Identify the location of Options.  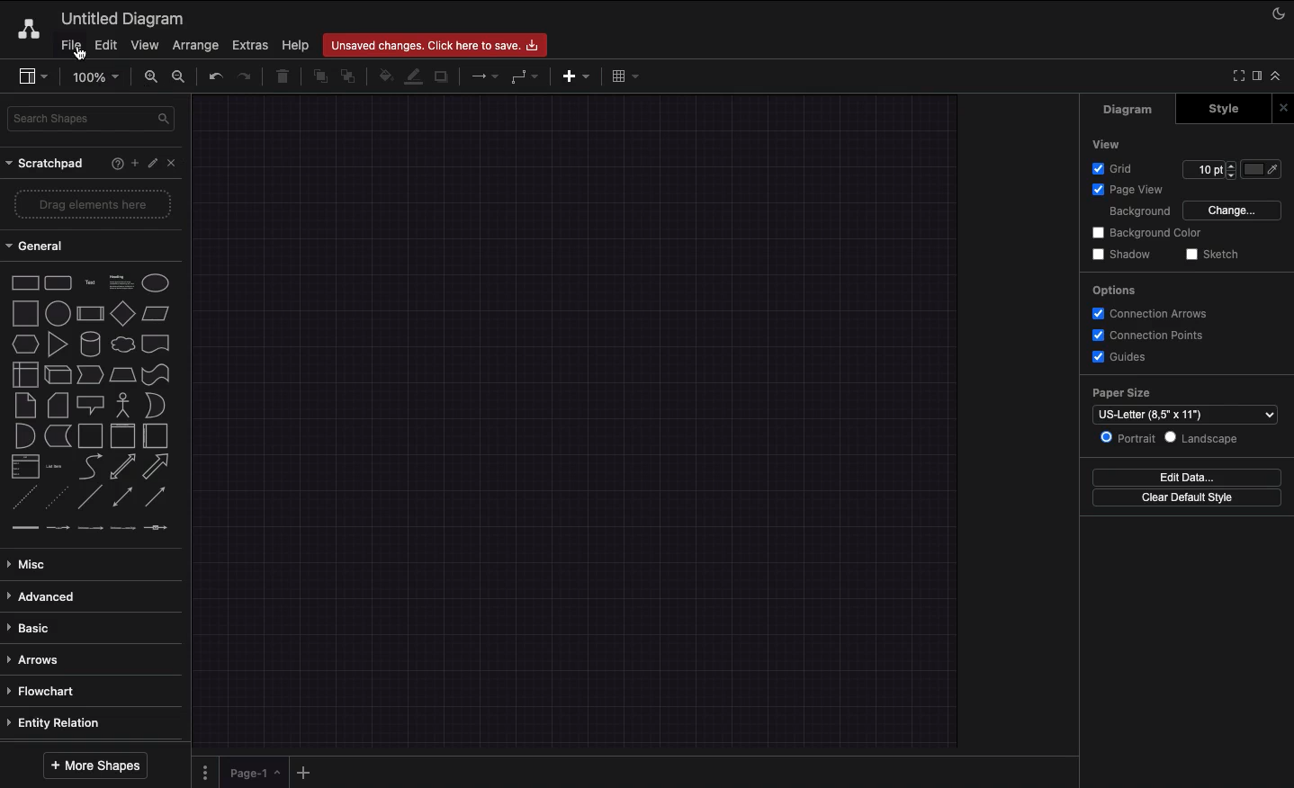
(1112, 290).